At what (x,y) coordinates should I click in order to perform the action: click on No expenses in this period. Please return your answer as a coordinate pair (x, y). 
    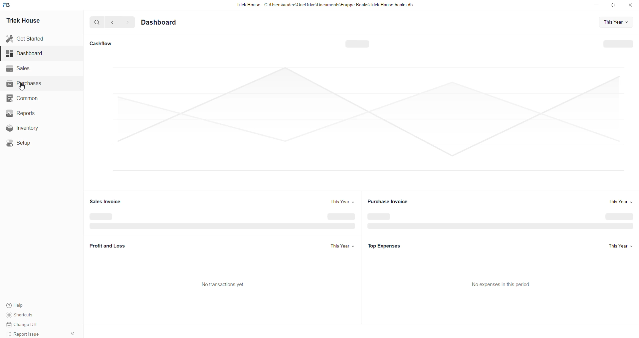
    Looking at the image, I should click on (503, 284).